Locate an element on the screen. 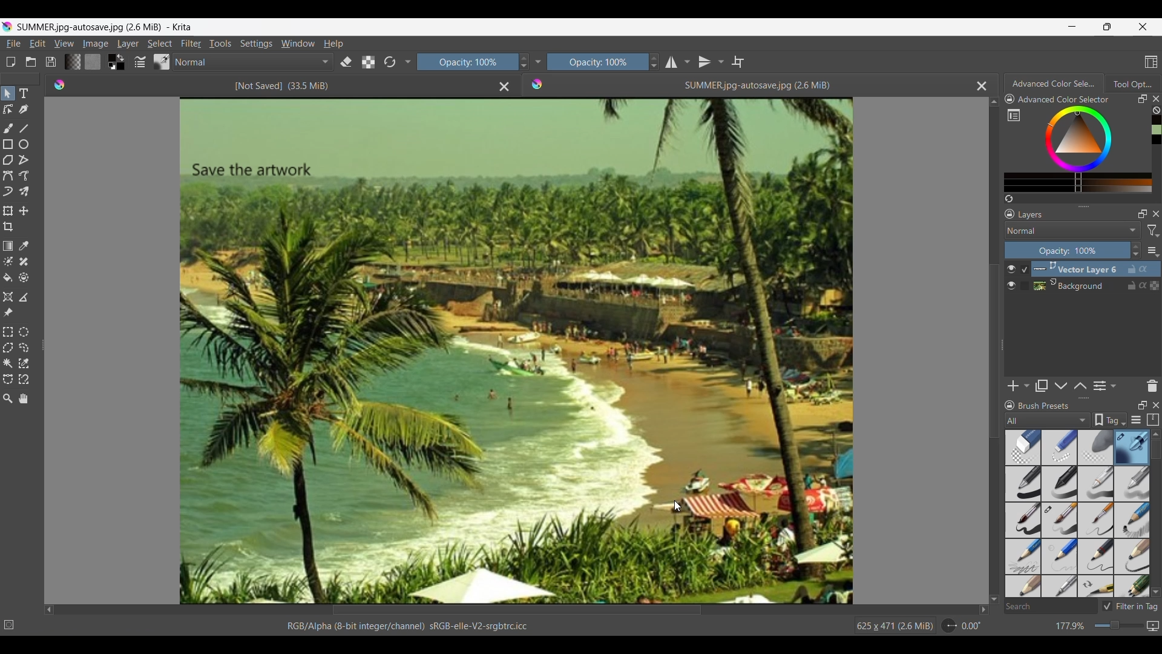  Choose workspace is located at coordinates (1151, 62).